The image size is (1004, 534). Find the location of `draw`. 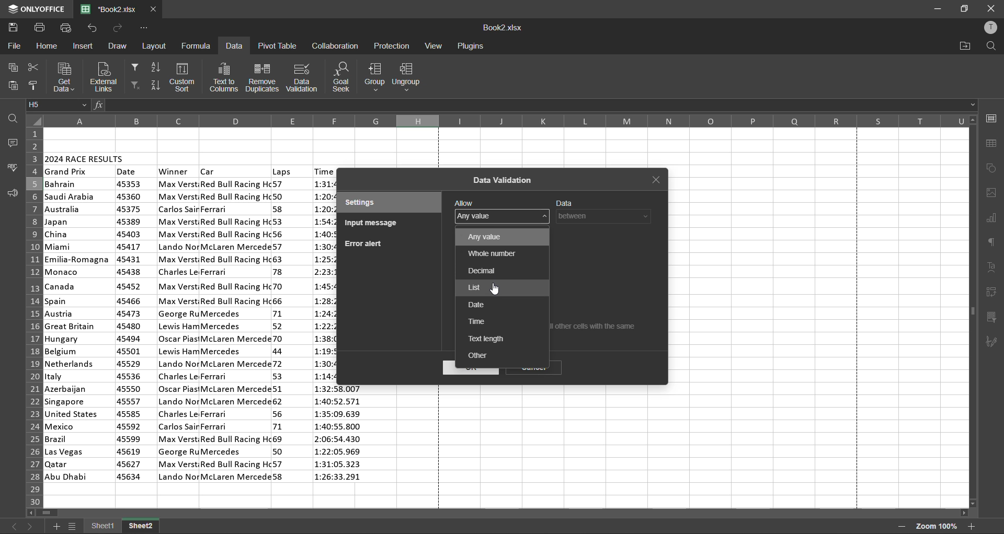

draw is located at coordinates (118, 44).